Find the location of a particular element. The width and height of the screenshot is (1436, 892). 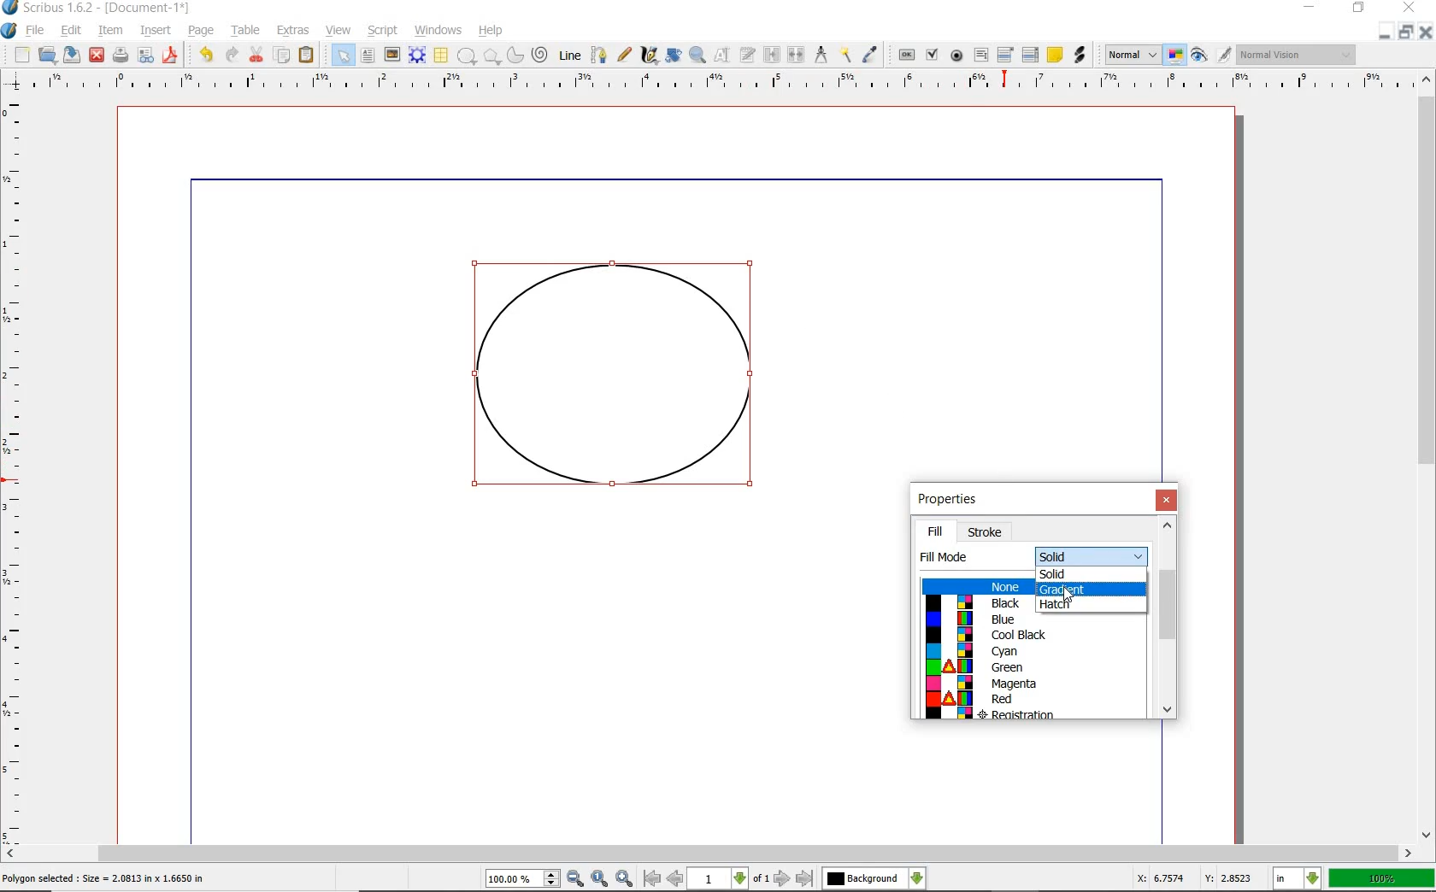

EDIT TEXT WITH STORY EDITOR is located at coordinates (748, 55).